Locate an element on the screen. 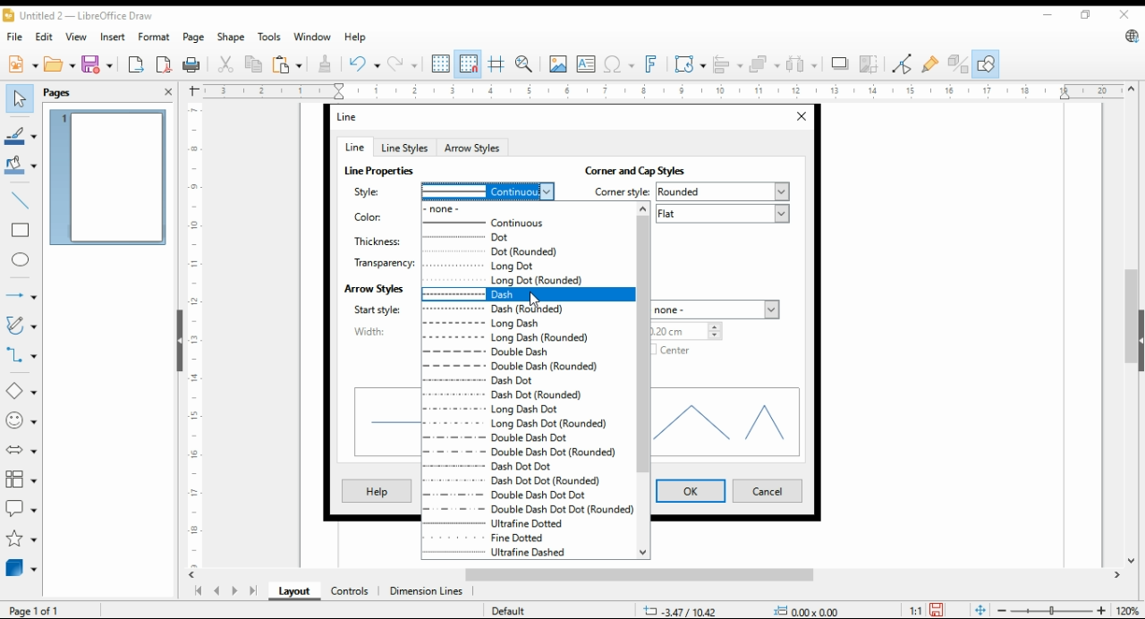 The image size is (1145, 619). rectangle is located at coordinates (20, 229).